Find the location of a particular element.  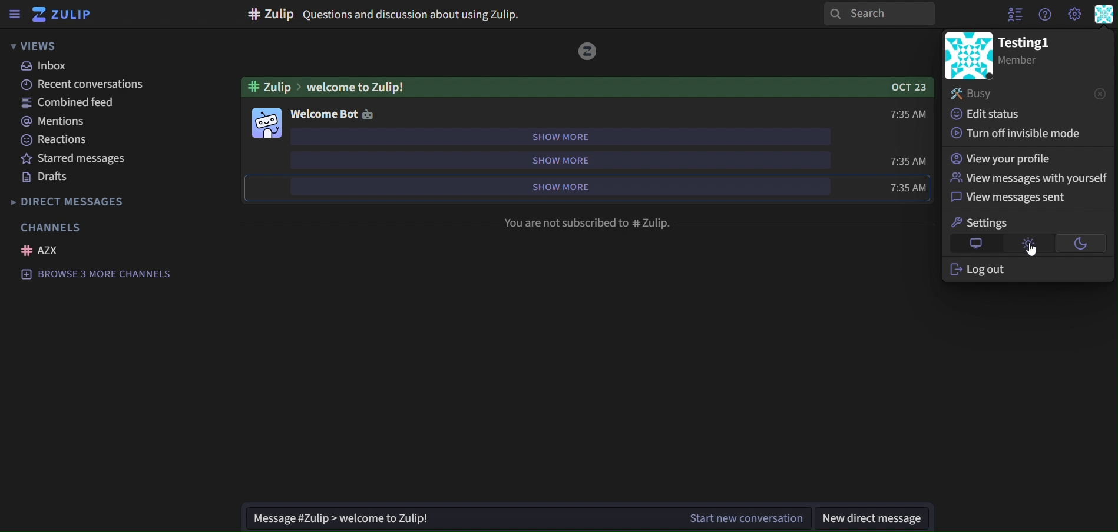

You are not subscribed to #Zulip. is located at coordinates (590, 221).